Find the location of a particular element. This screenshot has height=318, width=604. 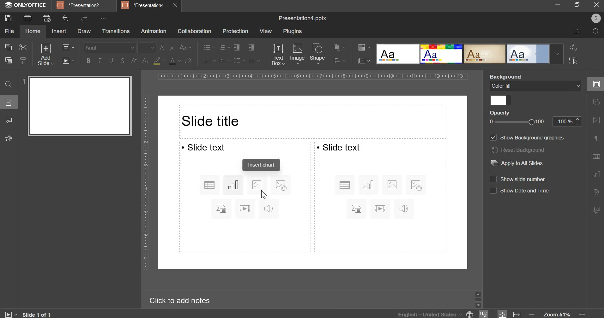

slide setting is located at coordinates (595, 84).